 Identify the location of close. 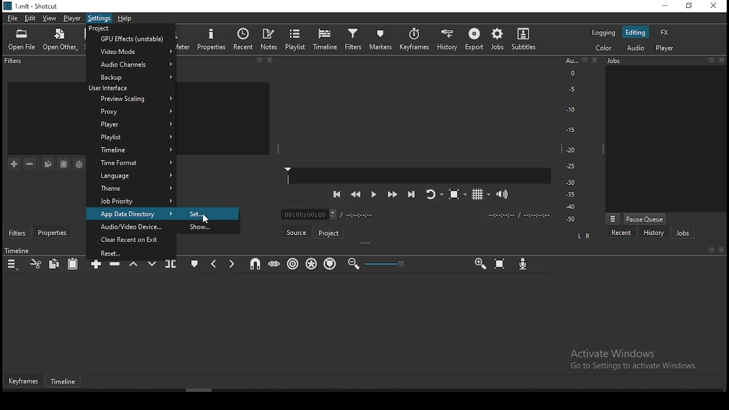
(597, 60).